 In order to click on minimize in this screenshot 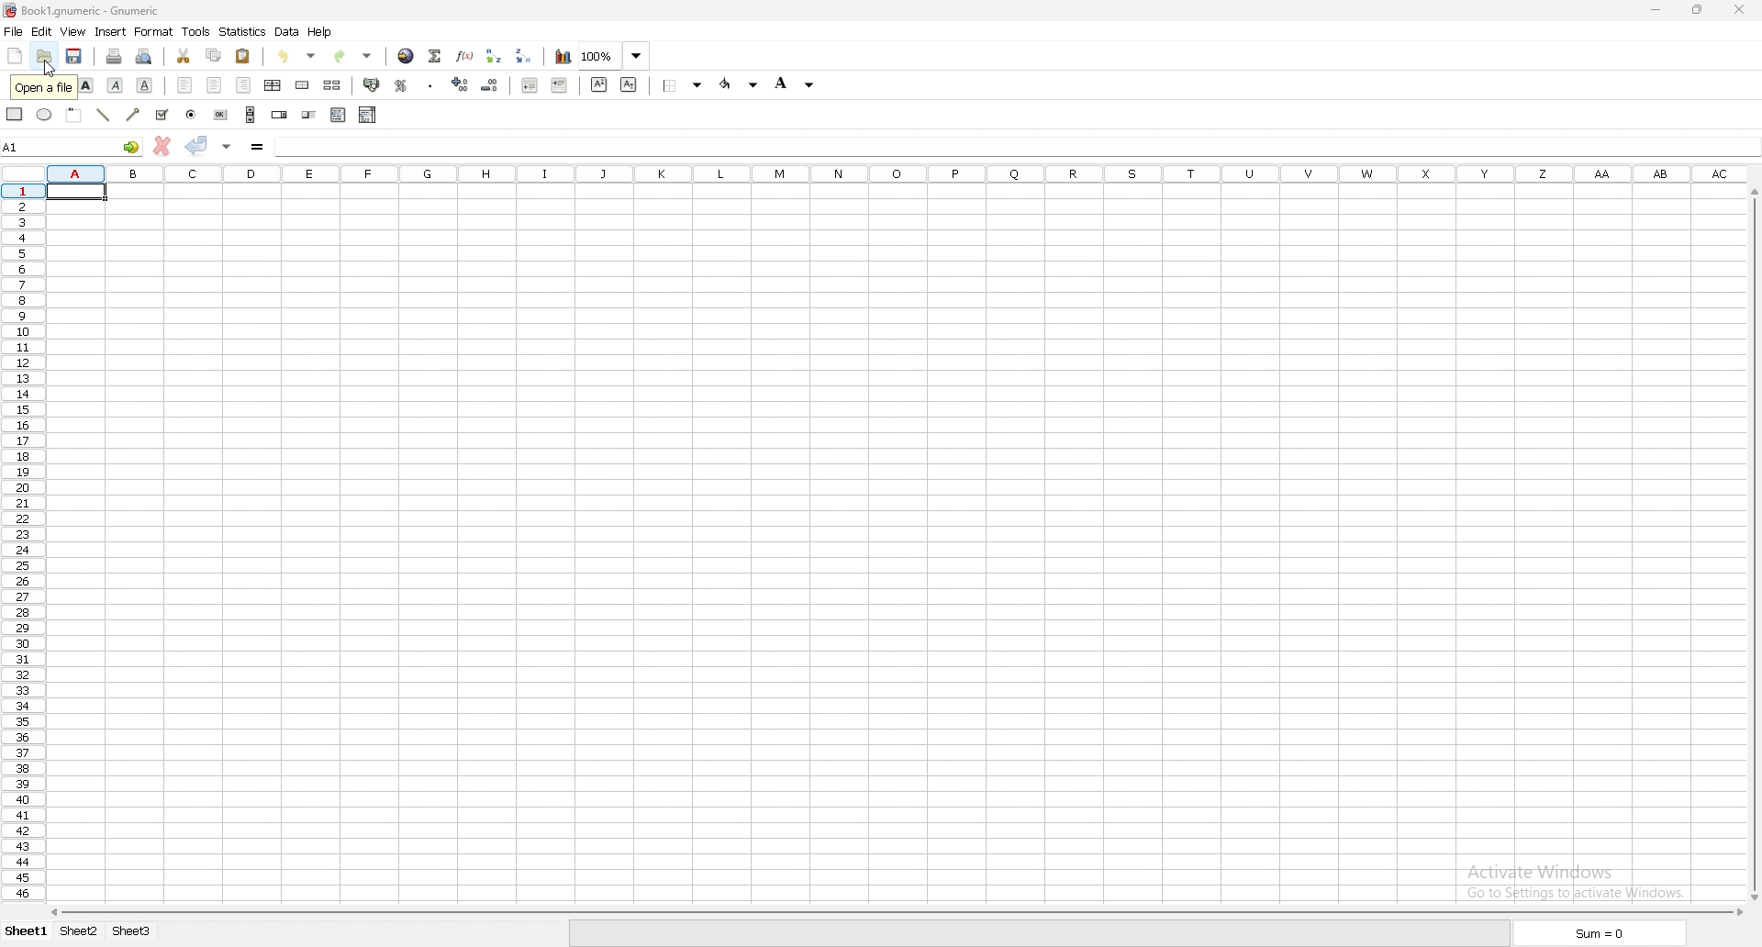, I will do `click(1656, 9)`.